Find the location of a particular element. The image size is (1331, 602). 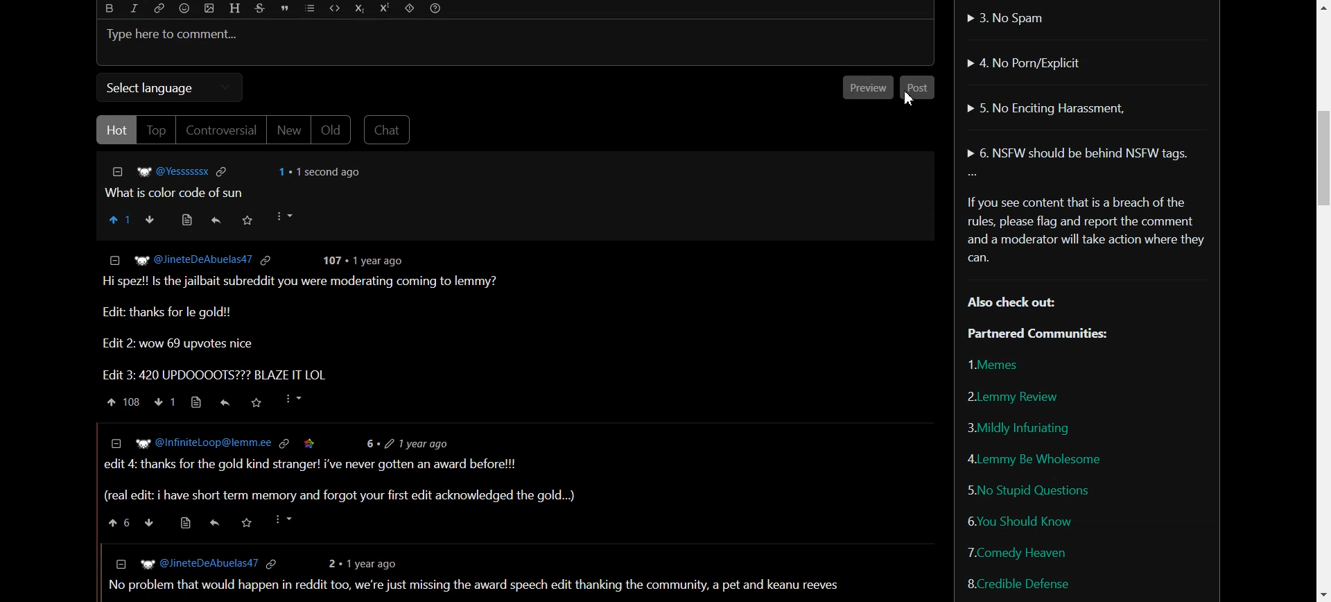

Text is located at coordinates (319, 172).